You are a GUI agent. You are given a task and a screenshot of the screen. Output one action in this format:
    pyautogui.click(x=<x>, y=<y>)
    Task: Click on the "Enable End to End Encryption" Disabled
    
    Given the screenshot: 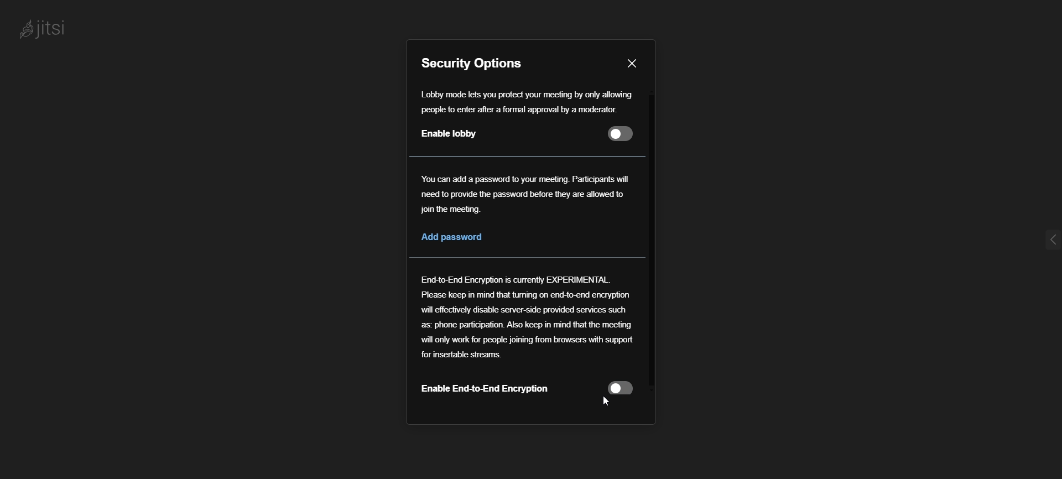 What is the action you would take?
    pyautogui.click(x=531, y=385)
    